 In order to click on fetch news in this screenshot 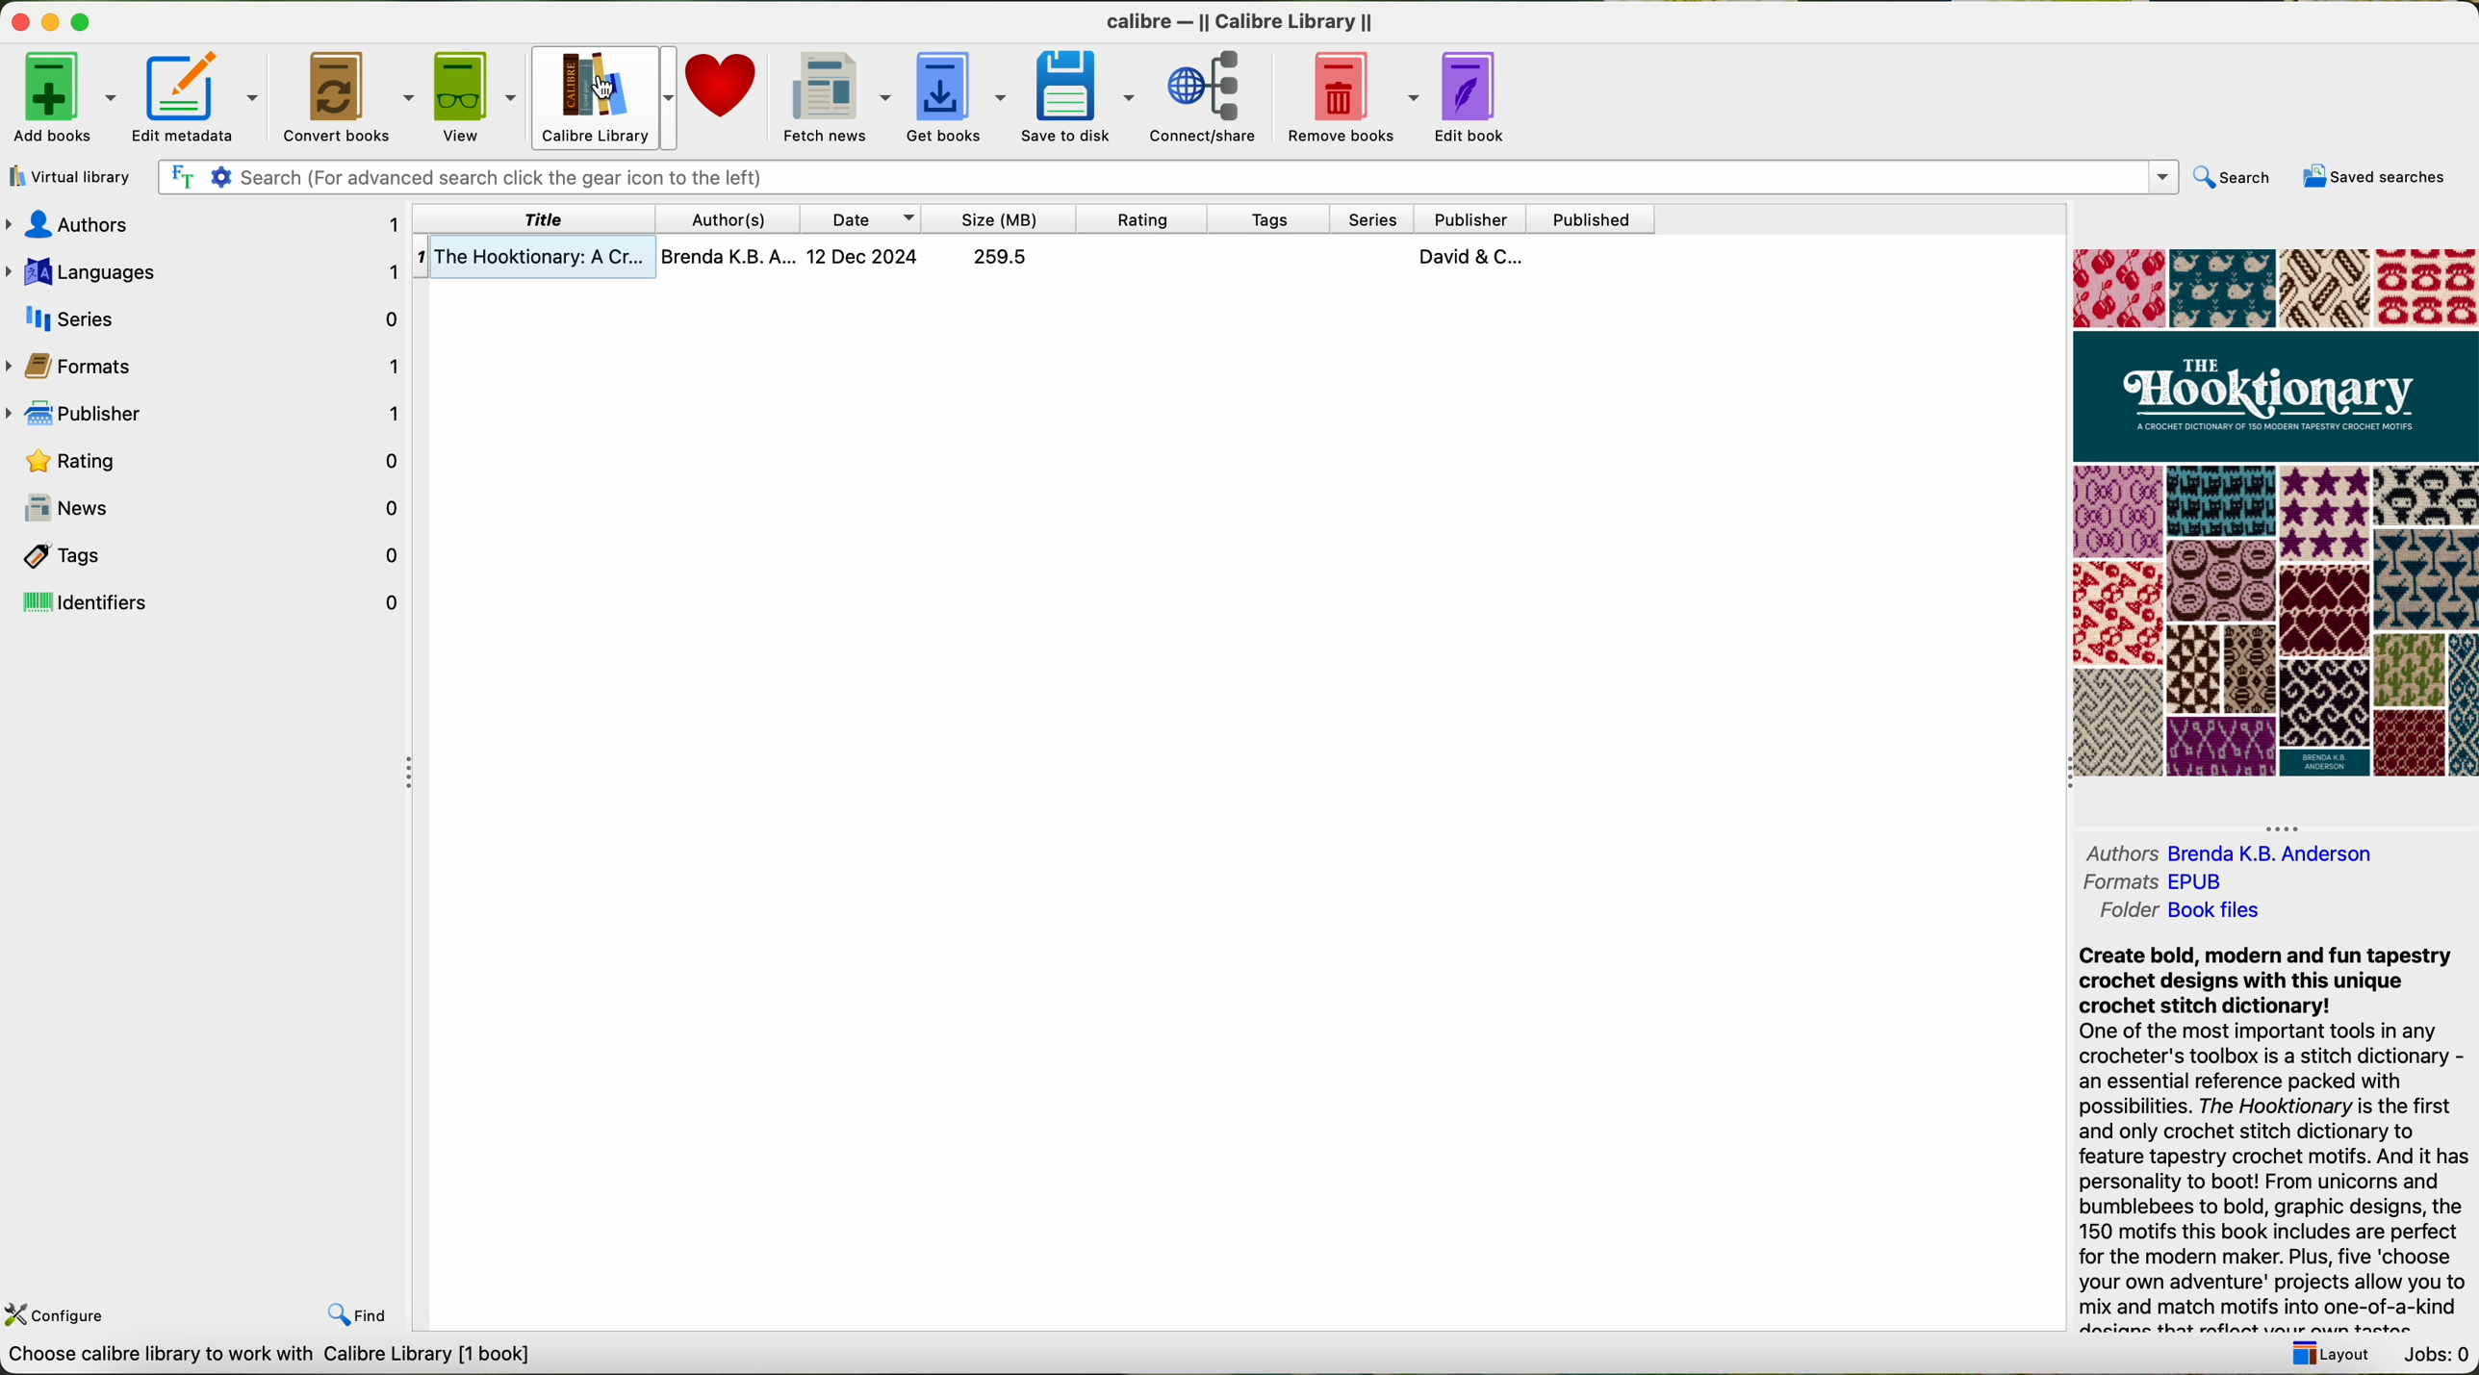, I will do `click(838, 98)`.